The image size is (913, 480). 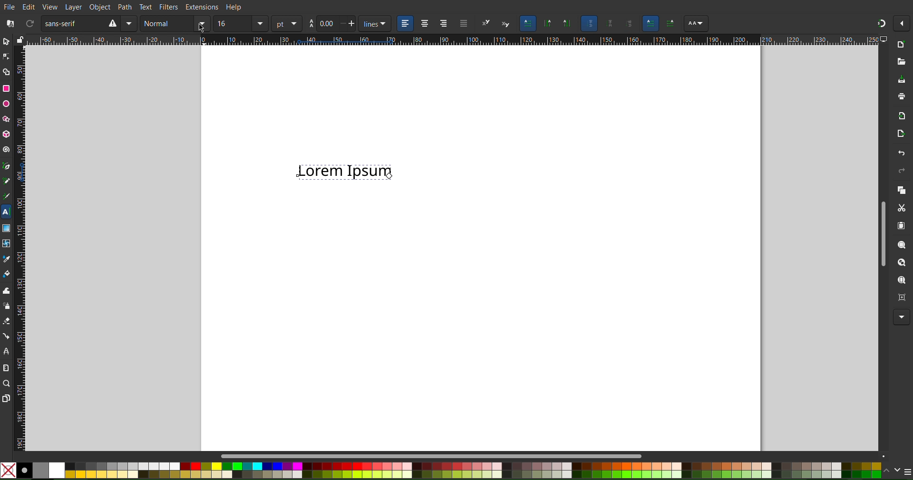 I want to click on Save, so click(x=901, y=79).